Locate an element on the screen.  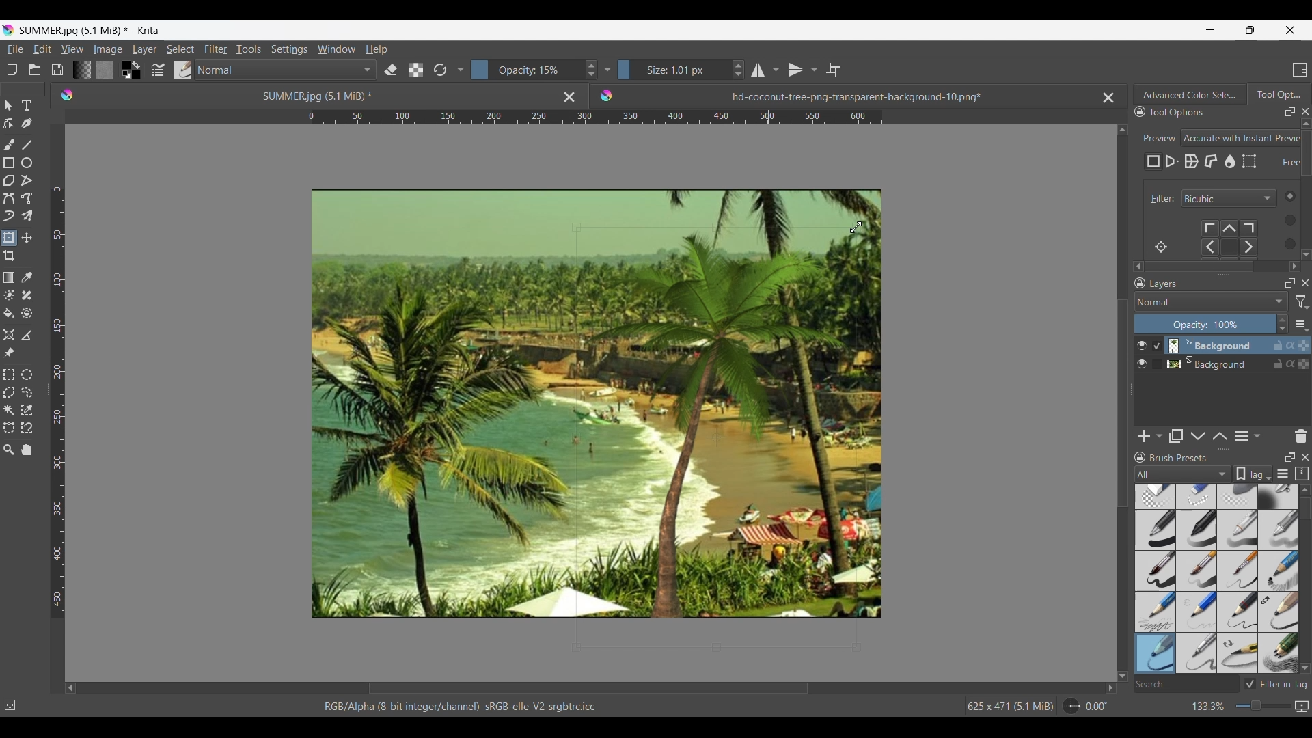
Increase/Decrease canvas size is located at coordinates (1238, 707).